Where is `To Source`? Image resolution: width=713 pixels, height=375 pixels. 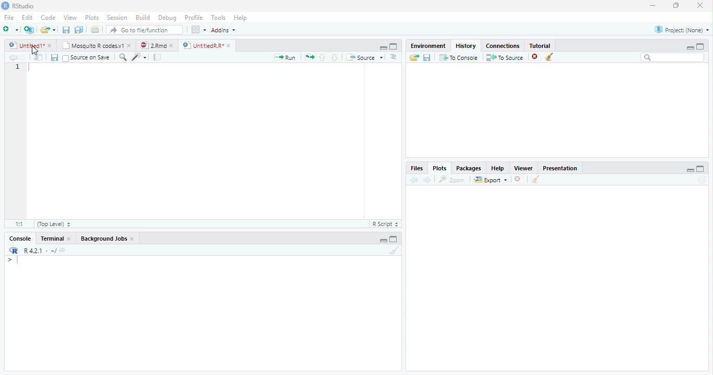
To Source is located at coordinates (504, 58).